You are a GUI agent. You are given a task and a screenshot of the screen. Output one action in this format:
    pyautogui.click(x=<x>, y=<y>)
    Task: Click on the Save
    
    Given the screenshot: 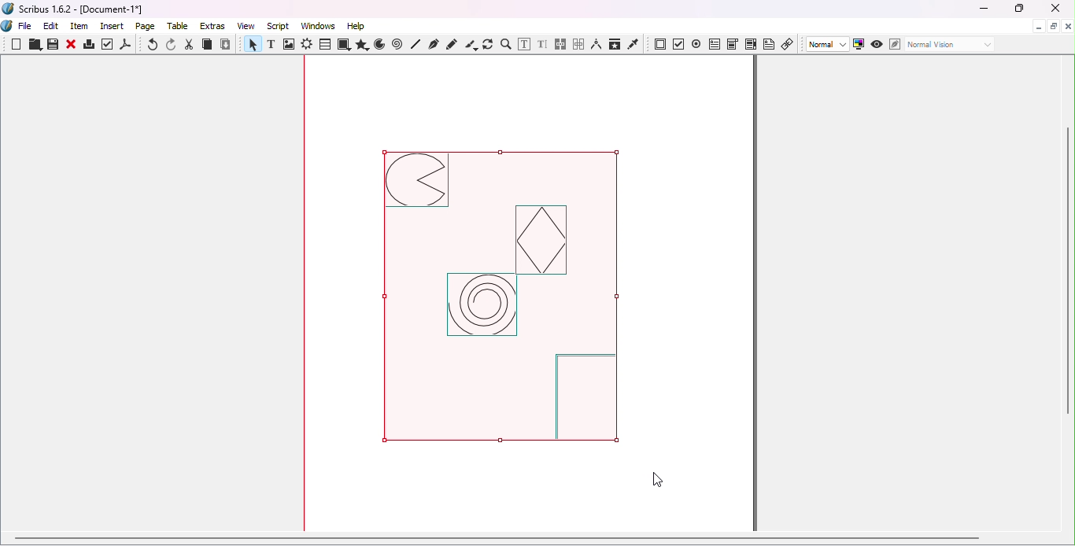 What is the action you would take?
    pyautogui.click(x=51, y=45)
    